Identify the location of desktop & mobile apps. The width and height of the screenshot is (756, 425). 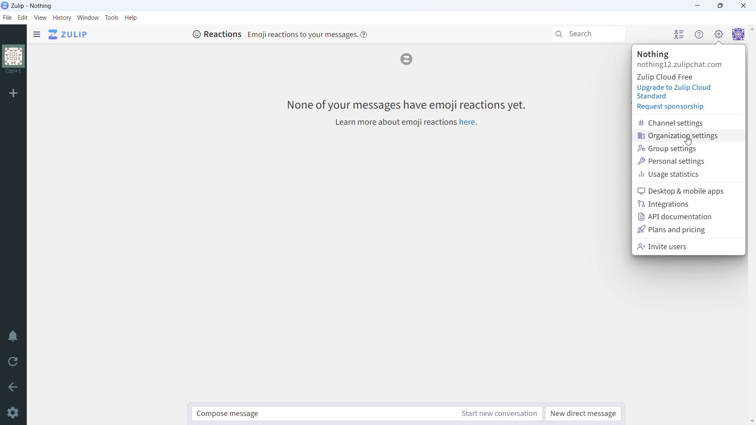
(688, 191).